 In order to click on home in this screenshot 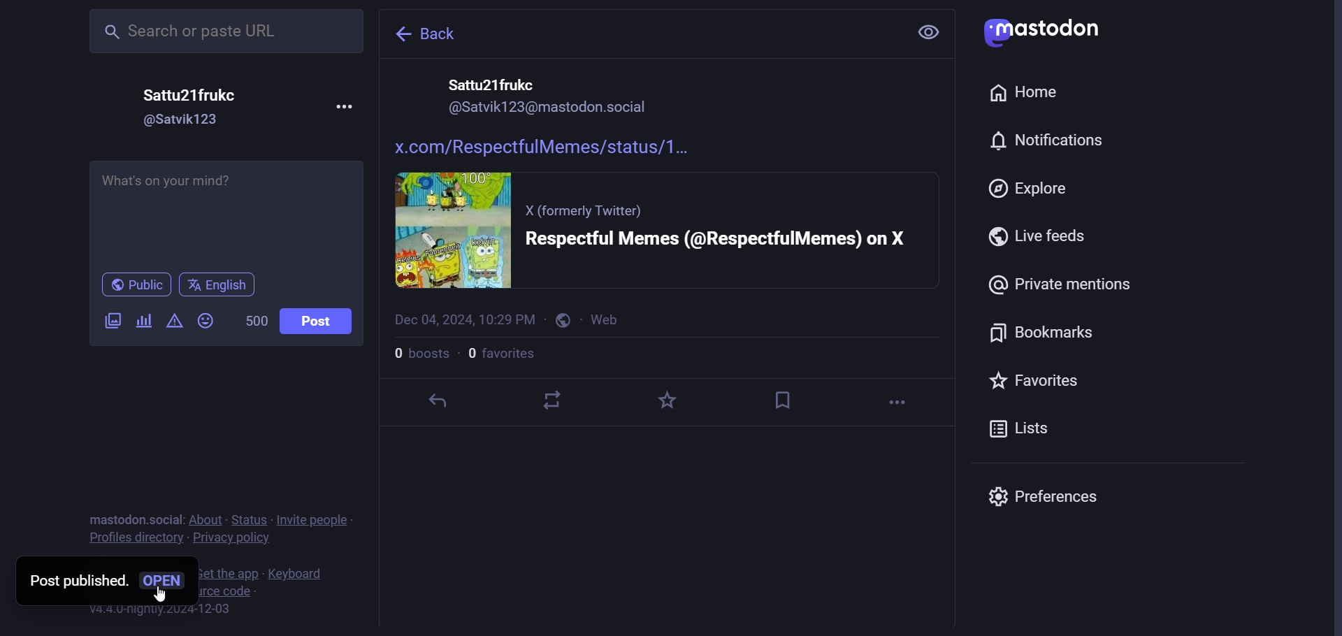, I will do `click(1025, 92)`.